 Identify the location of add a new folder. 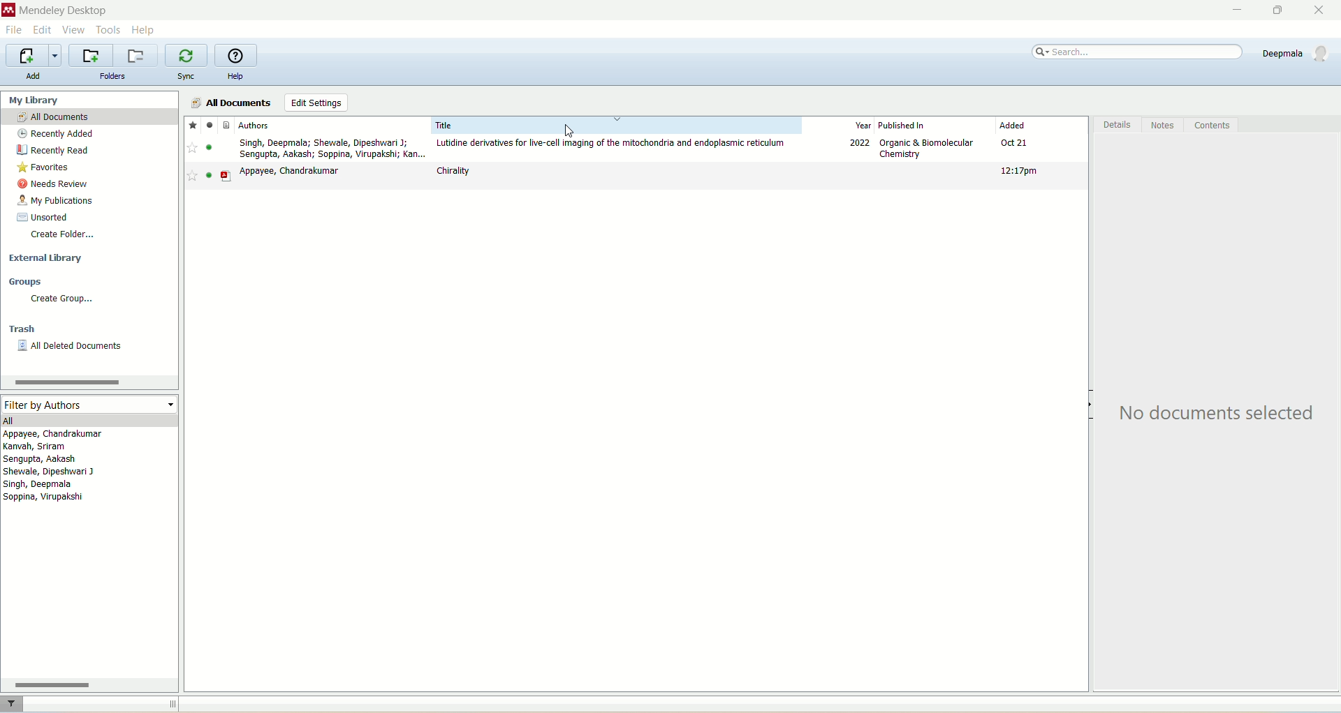
(90, 56).